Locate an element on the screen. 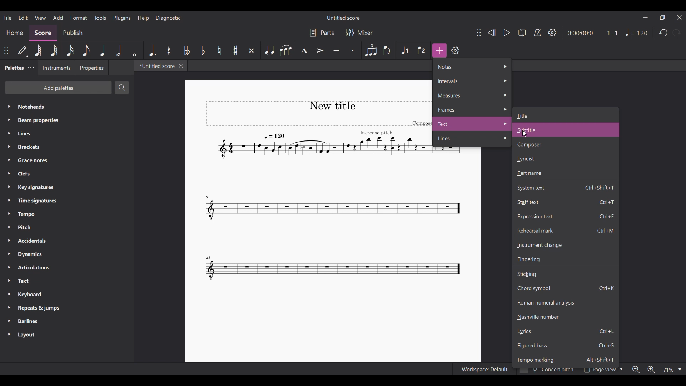 This screenshot has width=686, height=386. Whole note is located at coordinates (134, 50).